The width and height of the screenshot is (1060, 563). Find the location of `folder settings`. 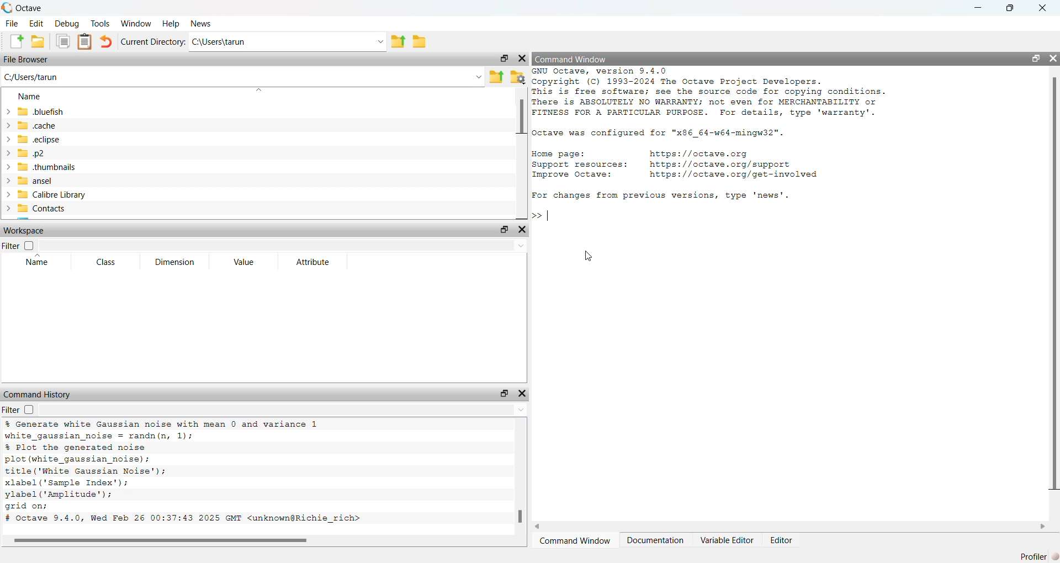

folder settings is located at coordinates (516, 78).